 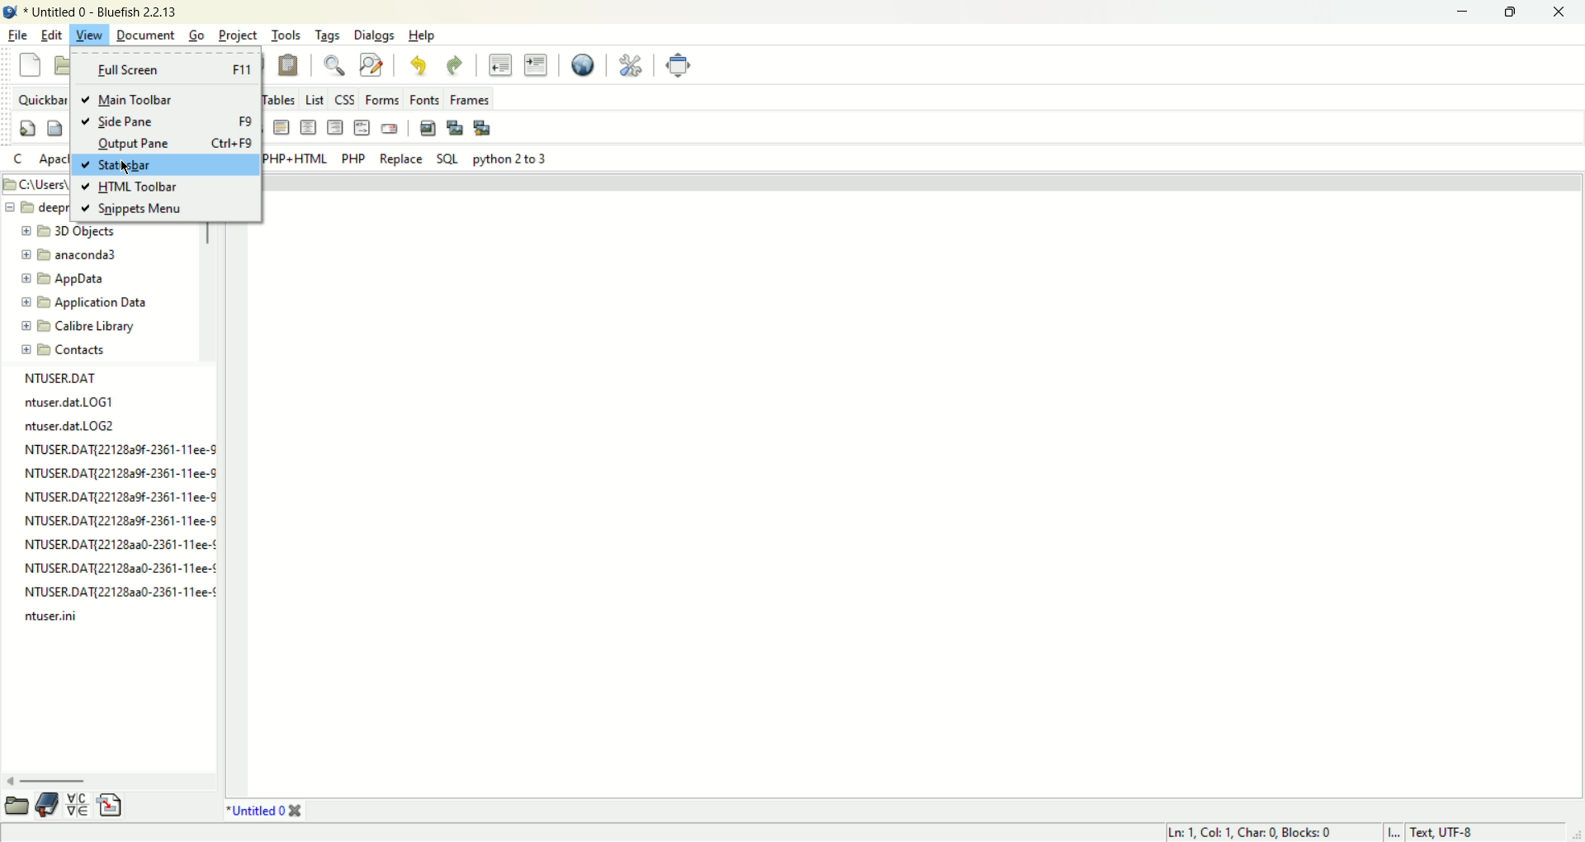 I want to click on charmap, so click(x=76, y=805).